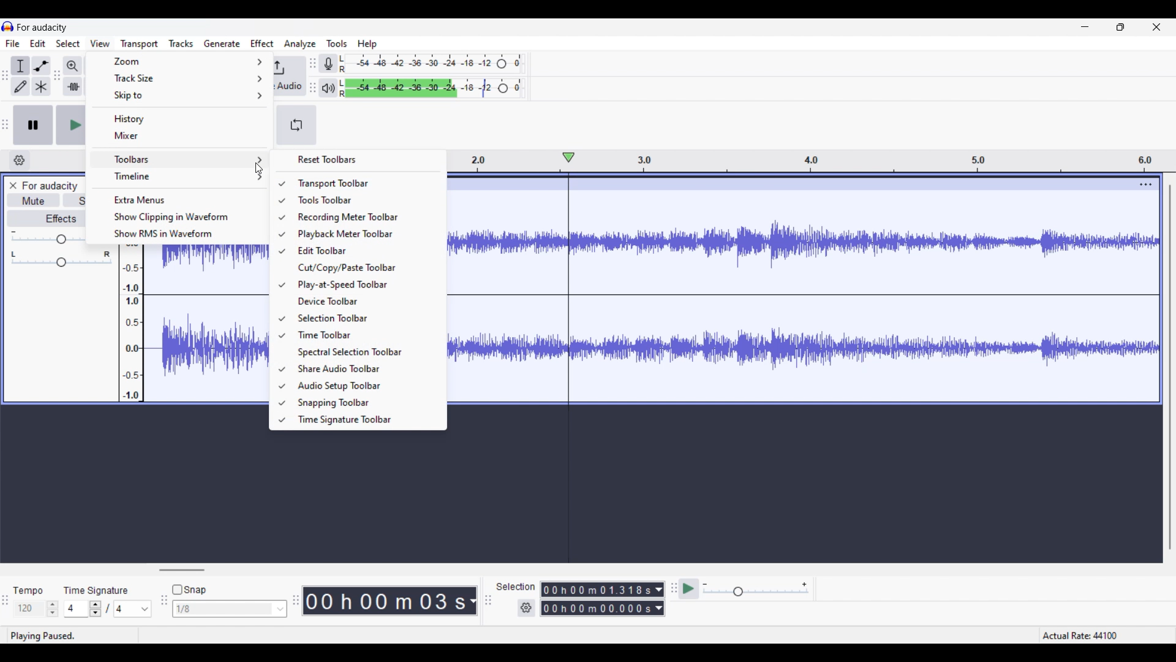  What do you see at coordinates (1170, 367) in the screenshot?
I see `Vertical slide bar` at bounding box center [1170, 367].